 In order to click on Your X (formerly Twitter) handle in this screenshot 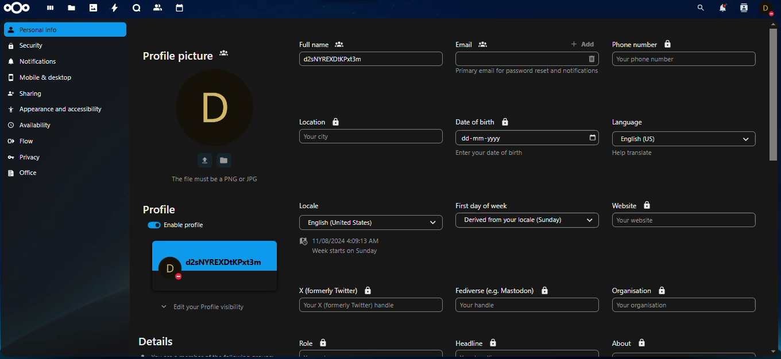, I will do `click(370, 305)`.